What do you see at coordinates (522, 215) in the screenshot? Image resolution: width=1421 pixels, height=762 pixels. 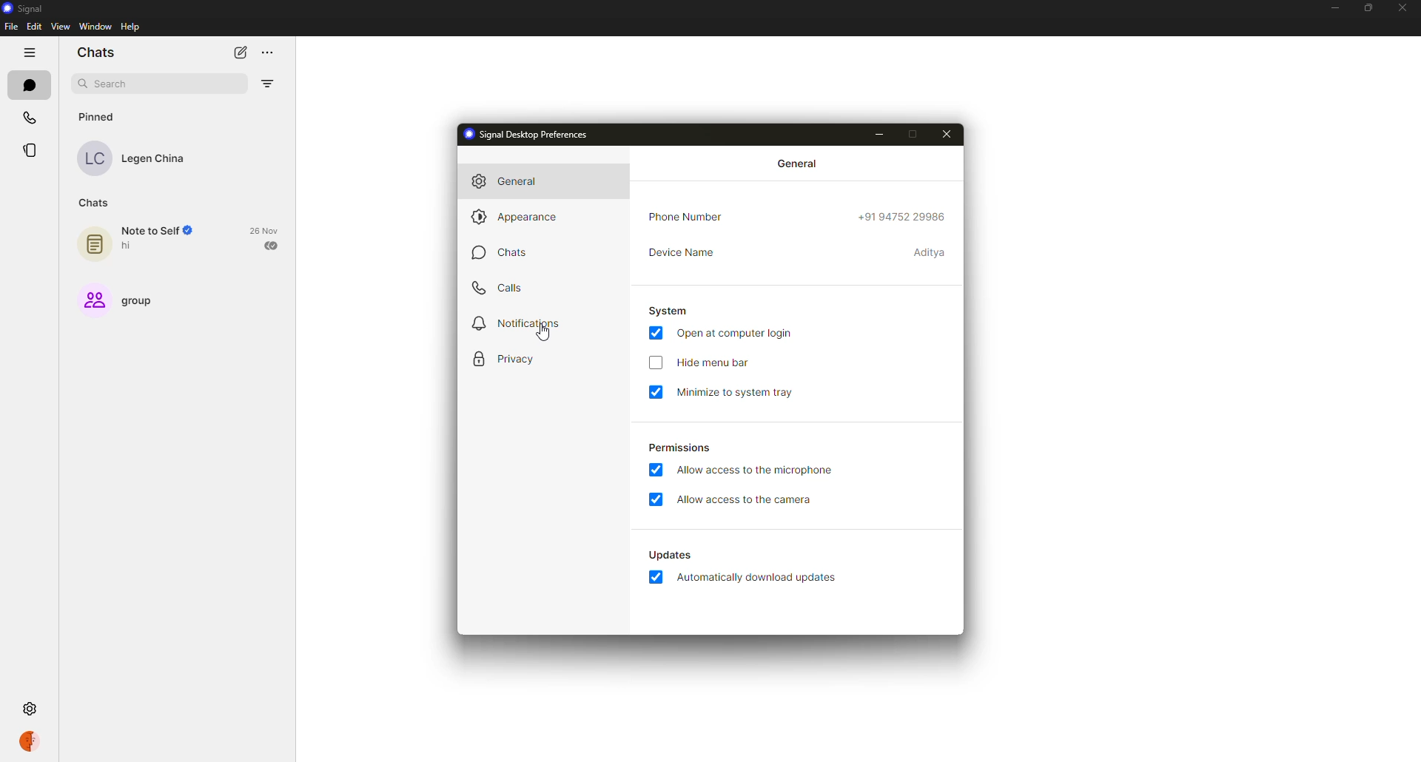 I see `appearance` at bounding box center [522, 215].